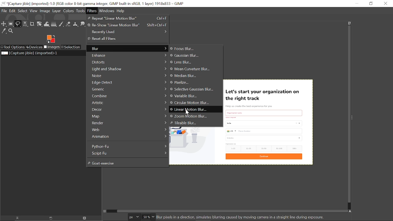 The height and width of the screenshot is (221, 393). I want to click on Python-Fu, so click(127, 146).